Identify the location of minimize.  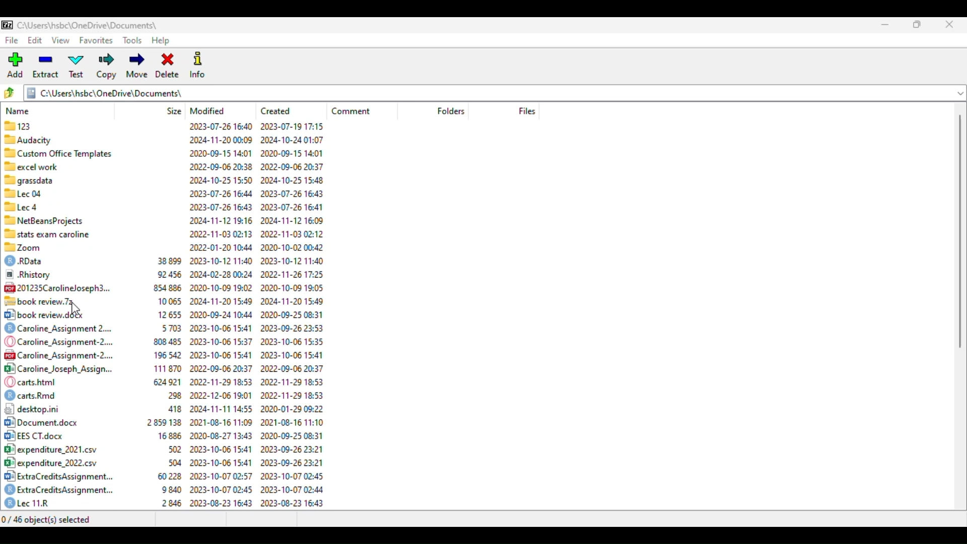
(886, 25).